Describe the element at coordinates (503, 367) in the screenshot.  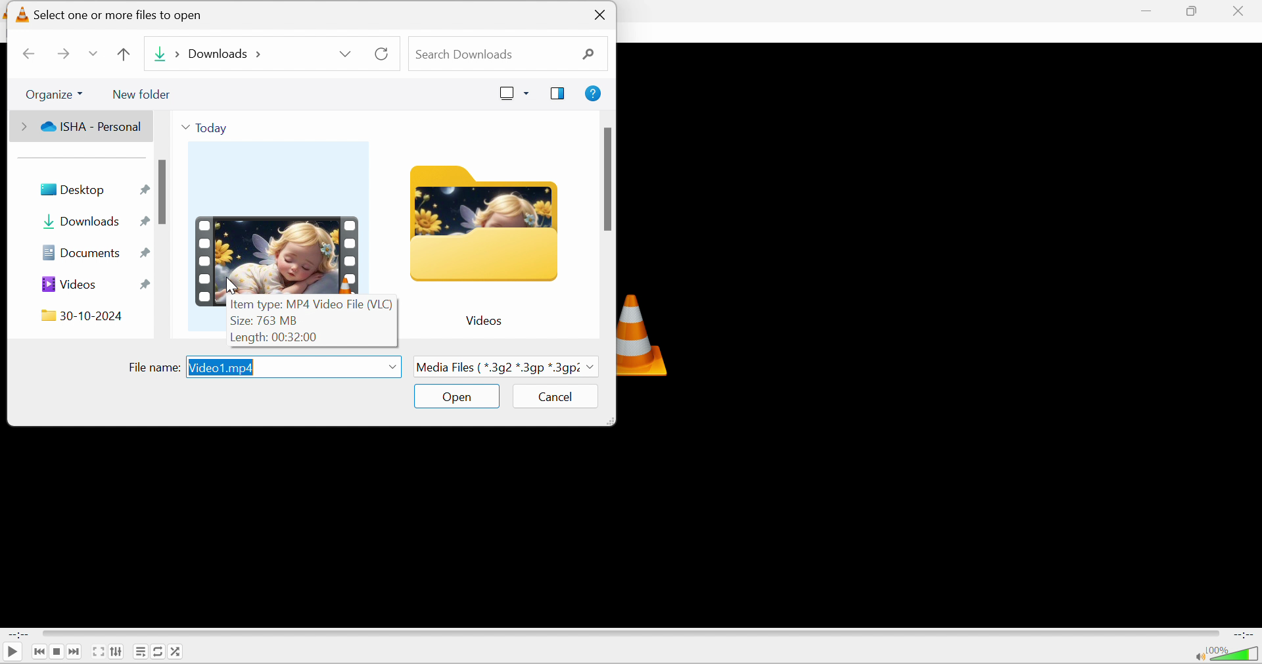
I see `Media Files {*.3g2*.3gp*3g ` at that location.